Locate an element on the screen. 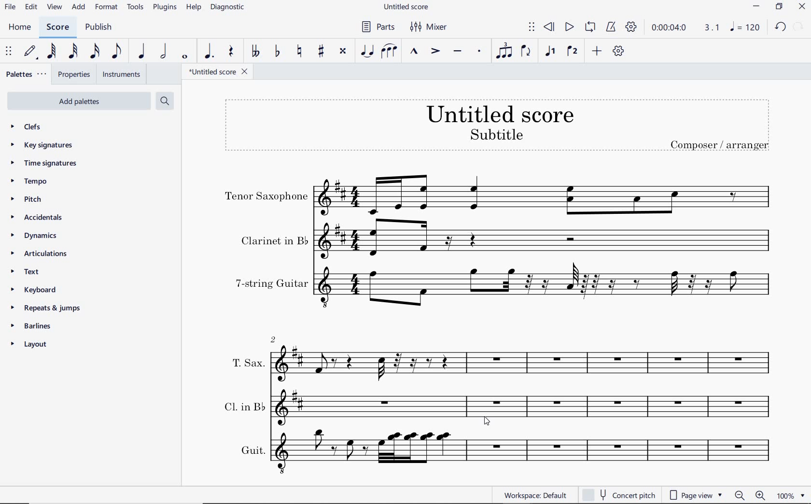 This screenshot has height=504, width=811. Tenor Saxophone is located at coordinates (498, 194).